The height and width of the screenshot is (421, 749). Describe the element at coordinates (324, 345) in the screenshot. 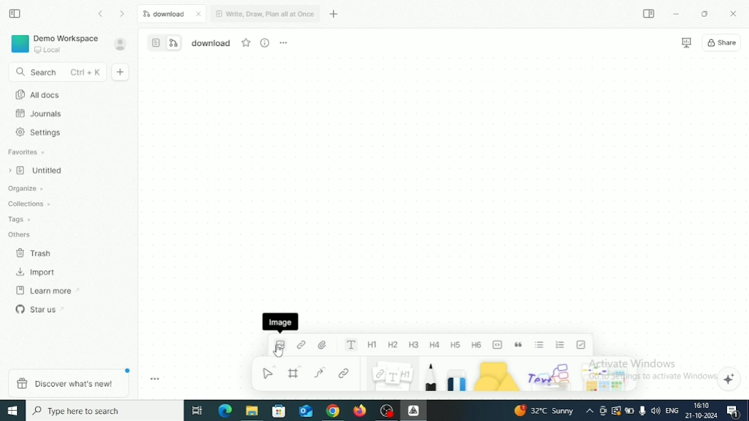

I see `File` at that location.